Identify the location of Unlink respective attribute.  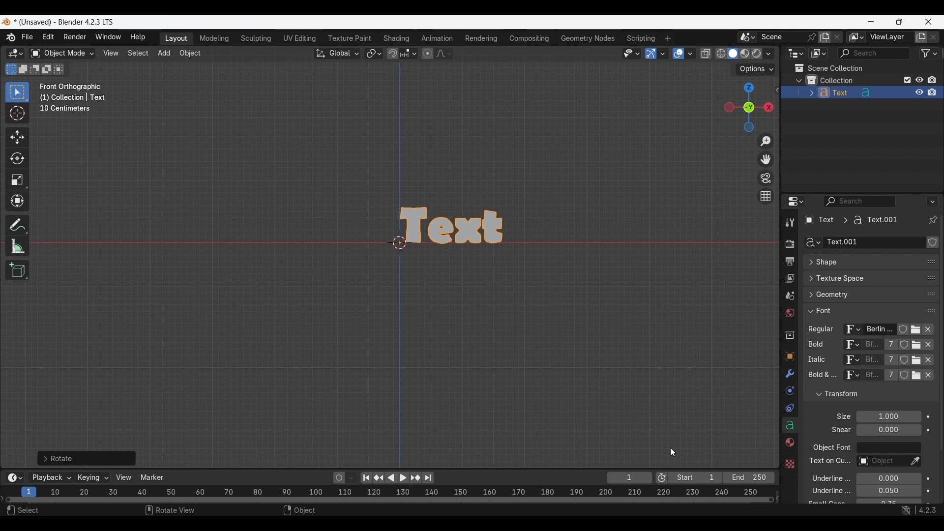
(931, 330).